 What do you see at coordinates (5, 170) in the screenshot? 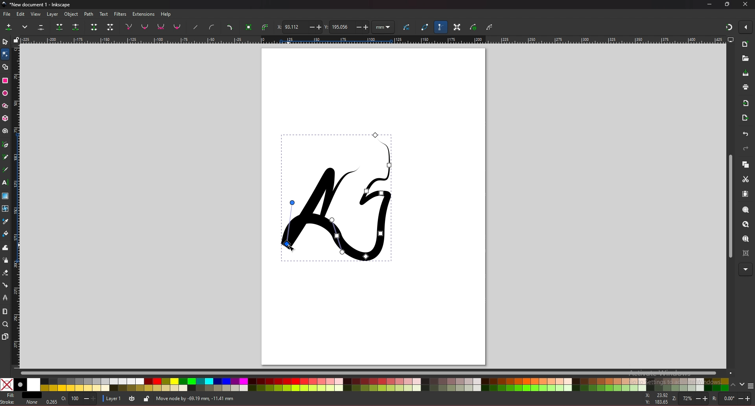
I see `calligraphy` at bounding box center [5, 170].